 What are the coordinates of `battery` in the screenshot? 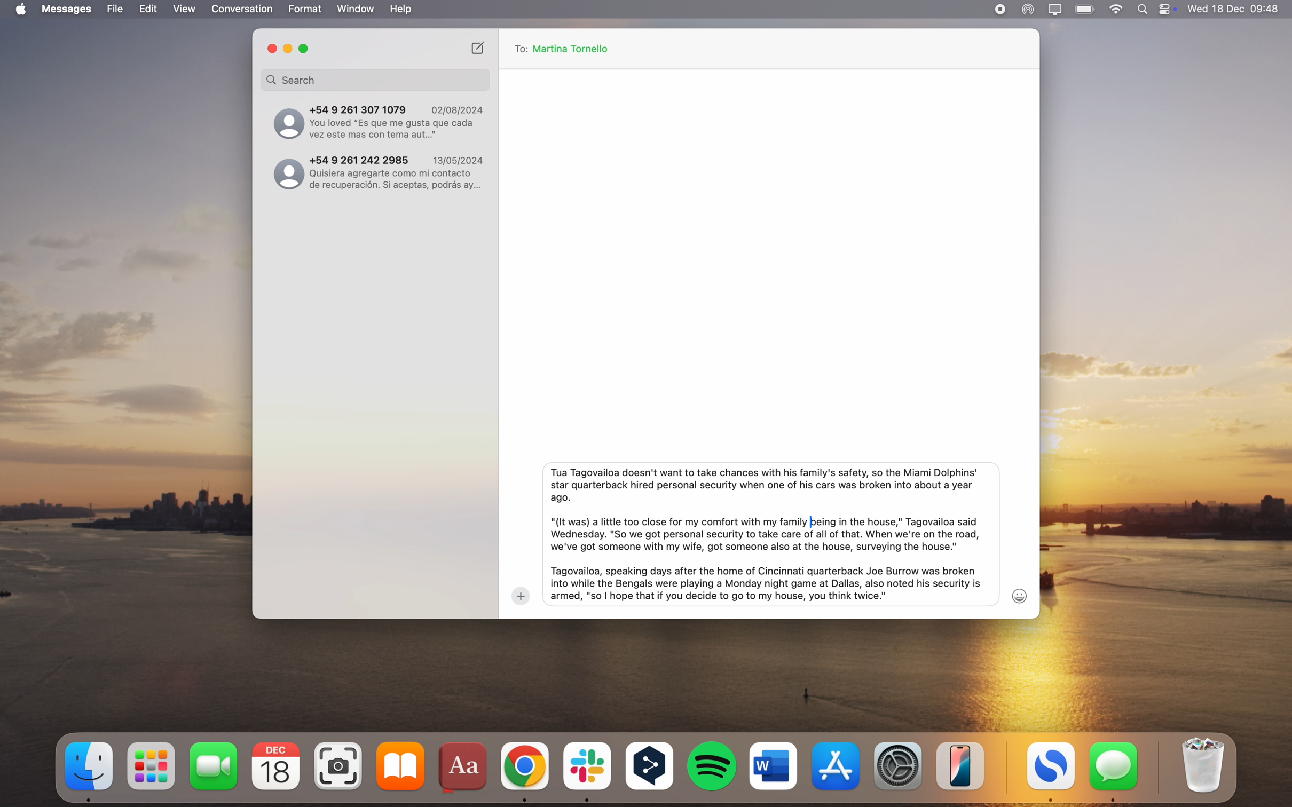 It's located at (1086, 9).